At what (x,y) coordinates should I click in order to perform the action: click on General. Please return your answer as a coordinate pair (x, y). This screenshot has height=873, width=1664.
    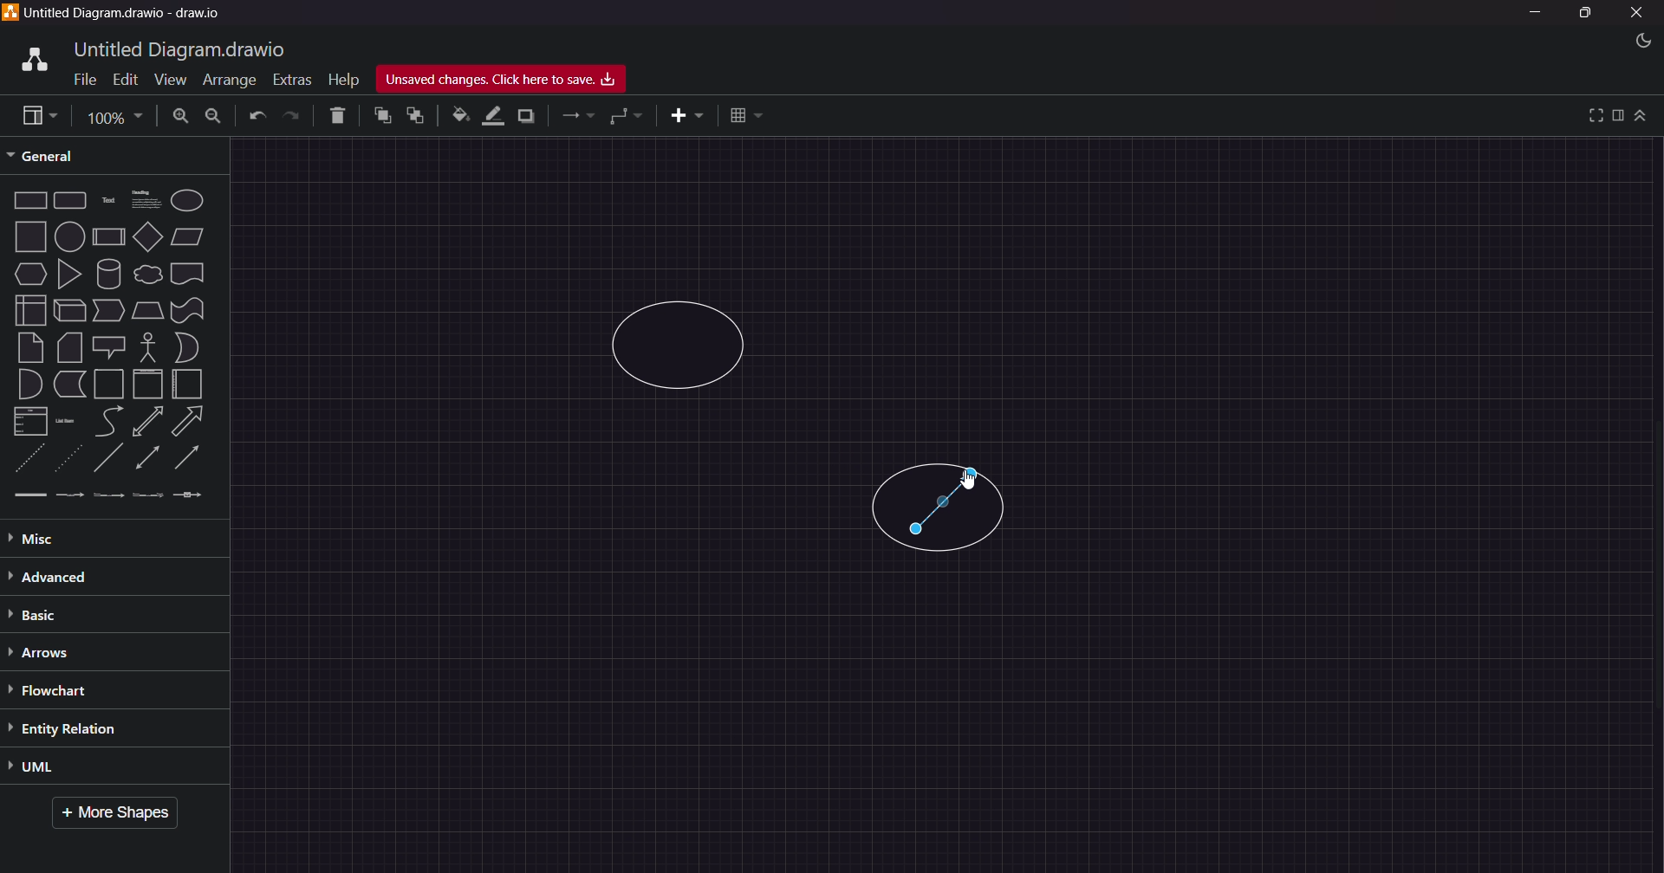
    Looking at the image, I should click on (55, 155).